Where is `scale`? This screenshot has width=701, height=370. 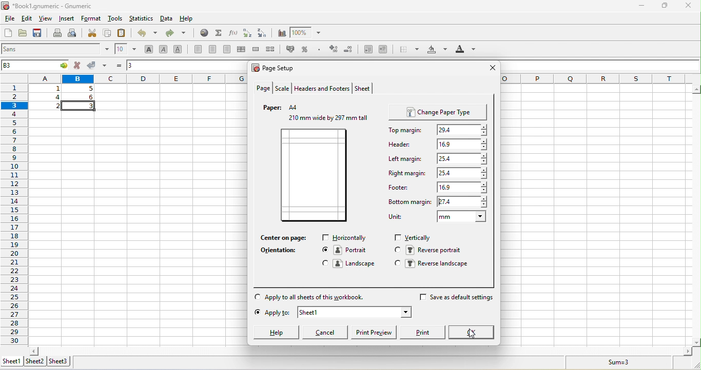 scale is located at coordinates (282, 88).